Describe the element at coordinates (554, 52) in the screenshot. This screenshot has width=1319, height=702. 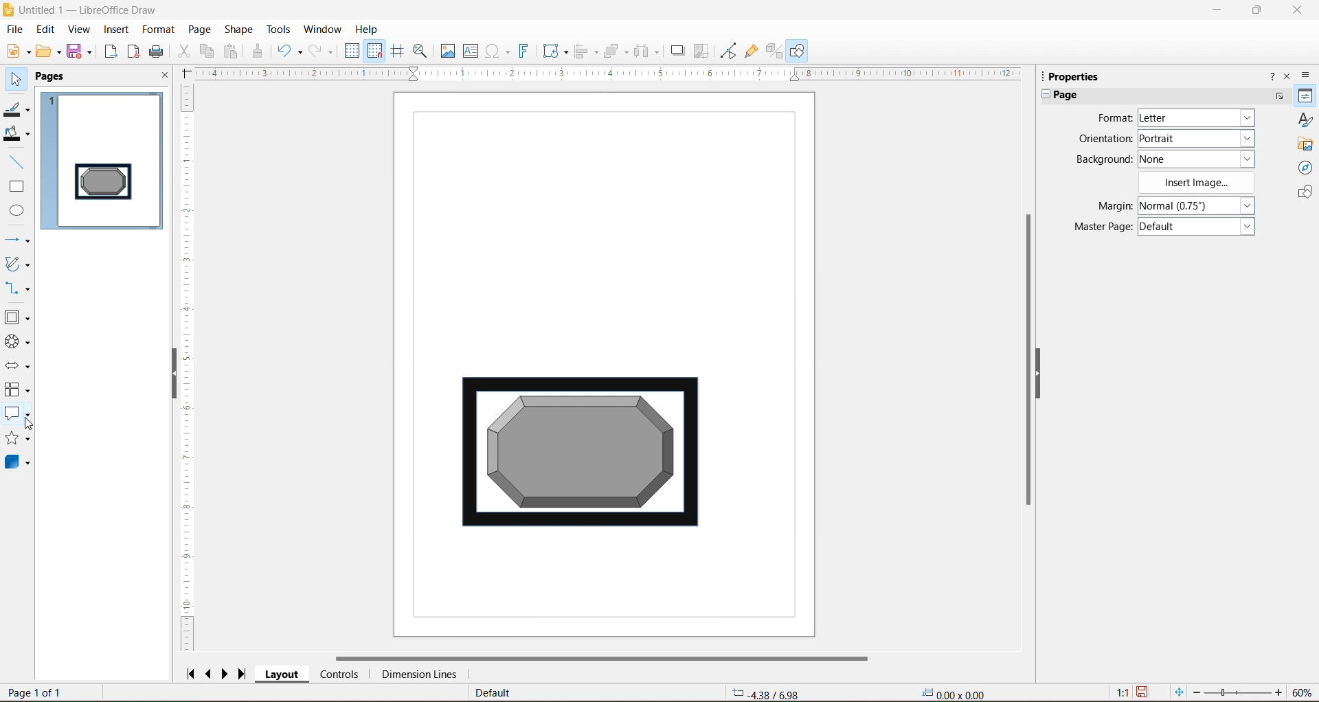
I see `Transformations` at that location.